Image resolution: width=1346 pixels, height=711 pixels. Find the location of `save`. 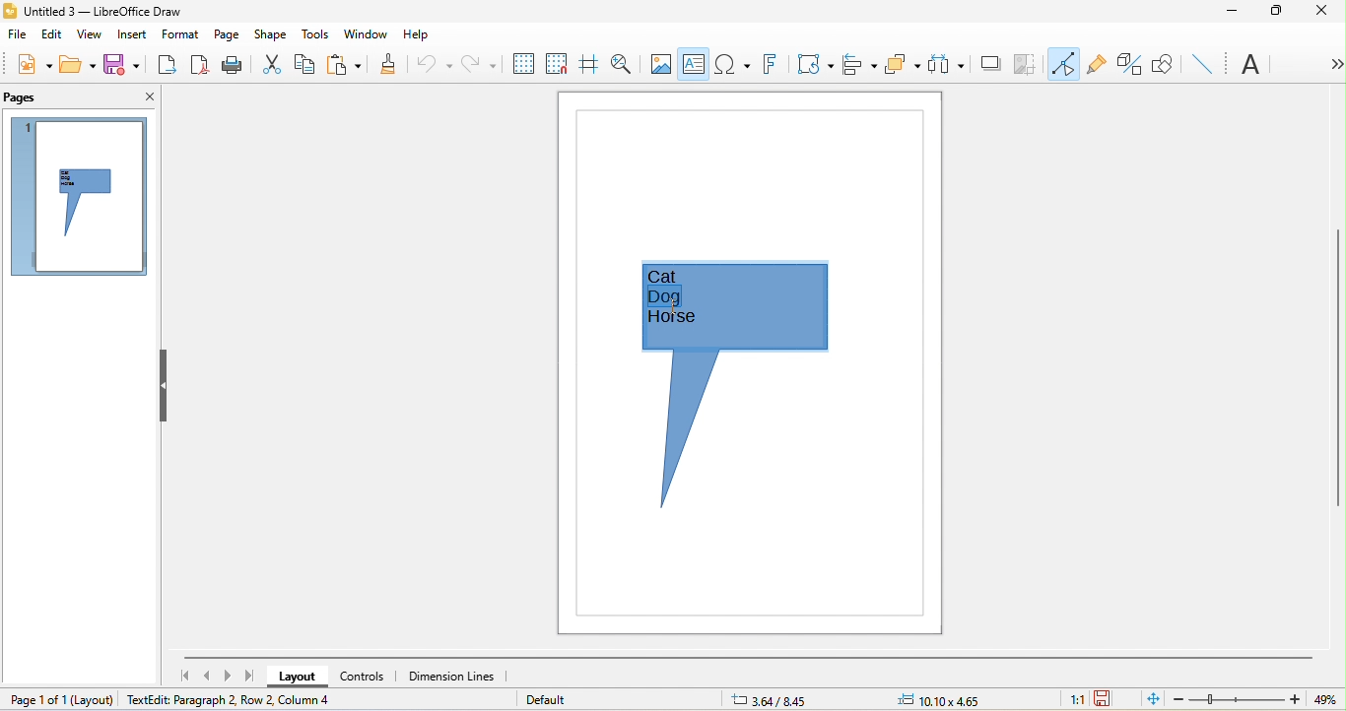

save is located at coordinates (121, 65).